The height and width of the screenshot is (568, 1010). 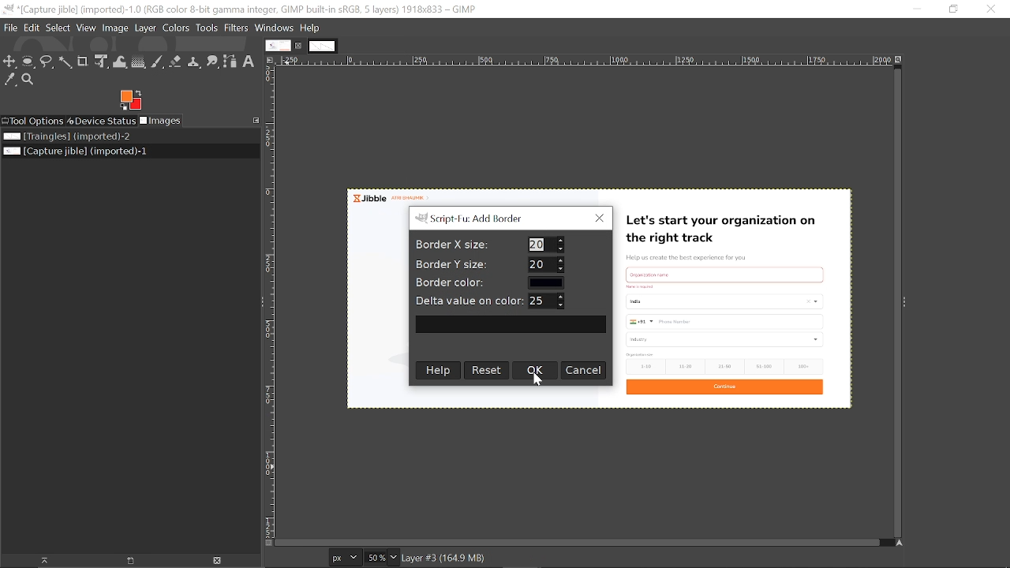 What do you see at coordinates (546, 282) in the screenshot?
I see `Border color` at bounding box center [546, 282].